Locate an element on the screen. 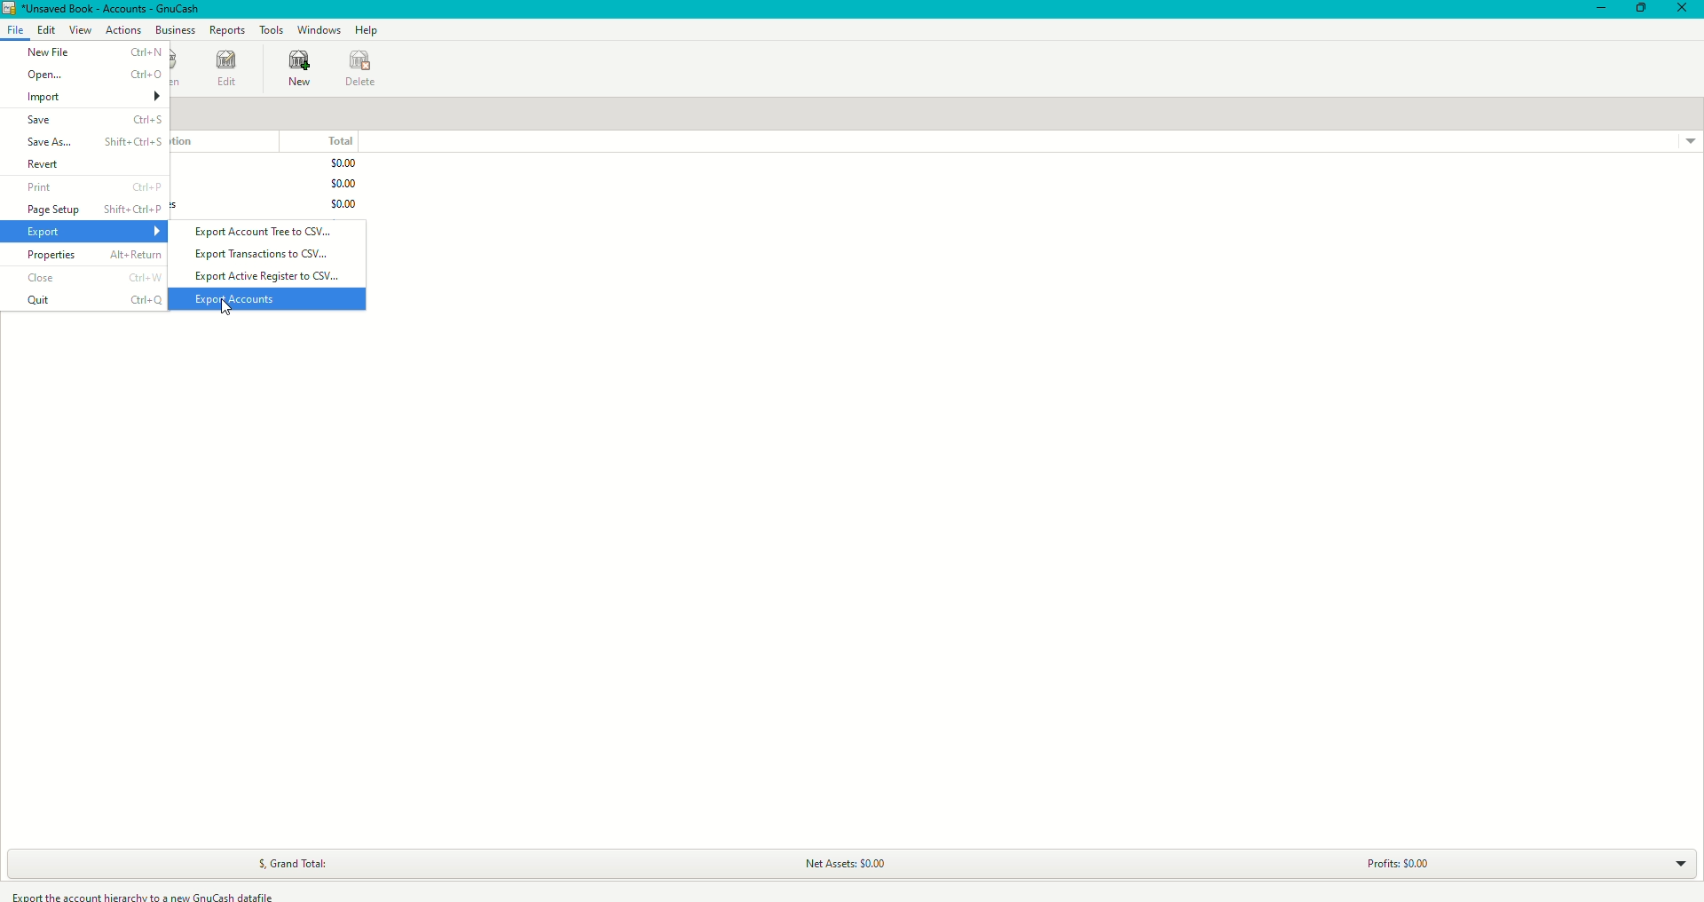 The width and height of the screenshot is (1704, 902). Delete is located at coordinates (366, 70).